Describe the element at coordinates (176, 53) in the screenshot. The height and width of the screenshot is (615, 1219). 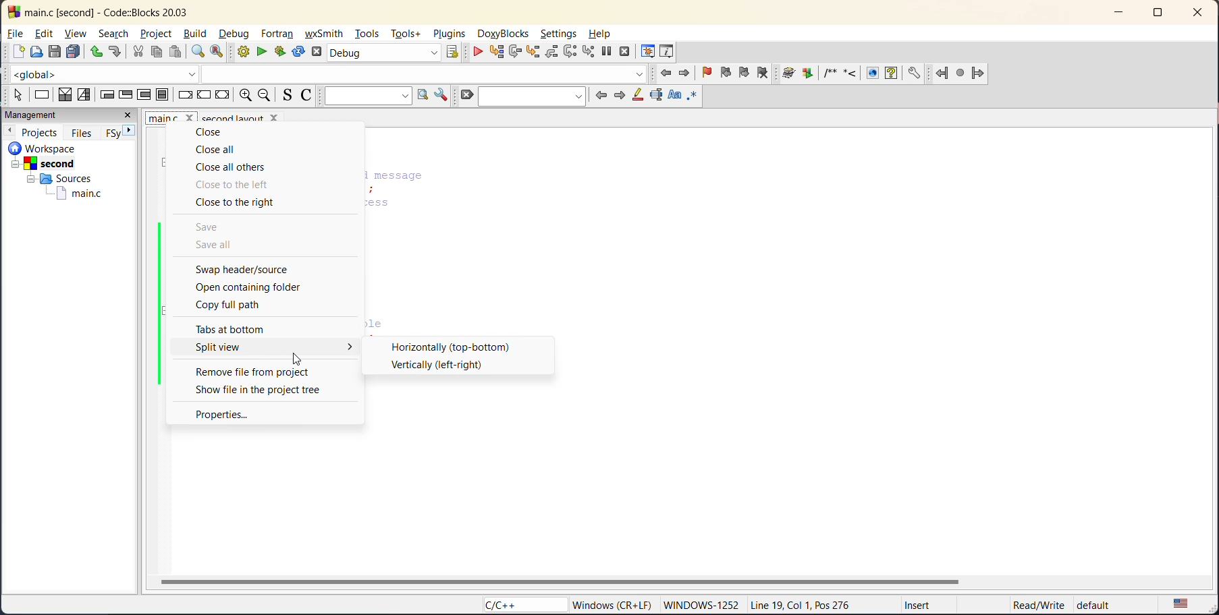
I see `paste` at that location.